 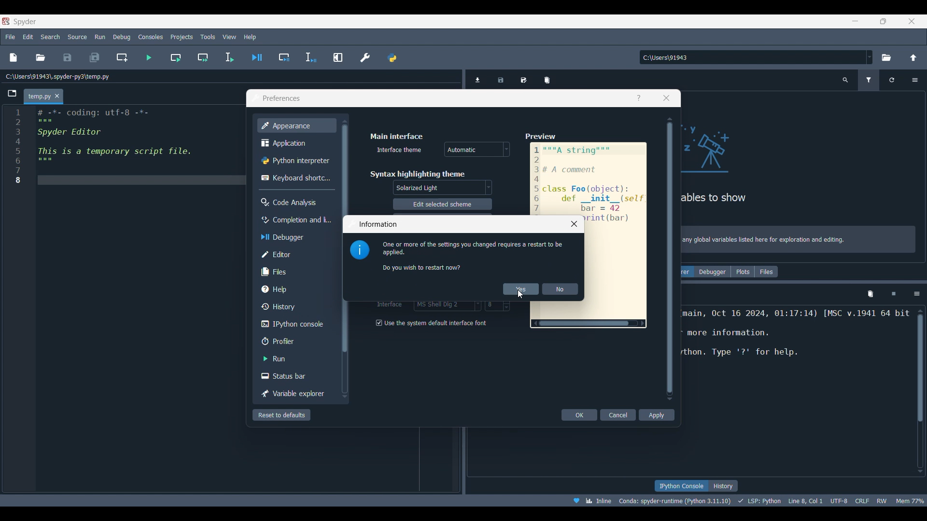 I want to click on Save data, so click(x=502, y=77).